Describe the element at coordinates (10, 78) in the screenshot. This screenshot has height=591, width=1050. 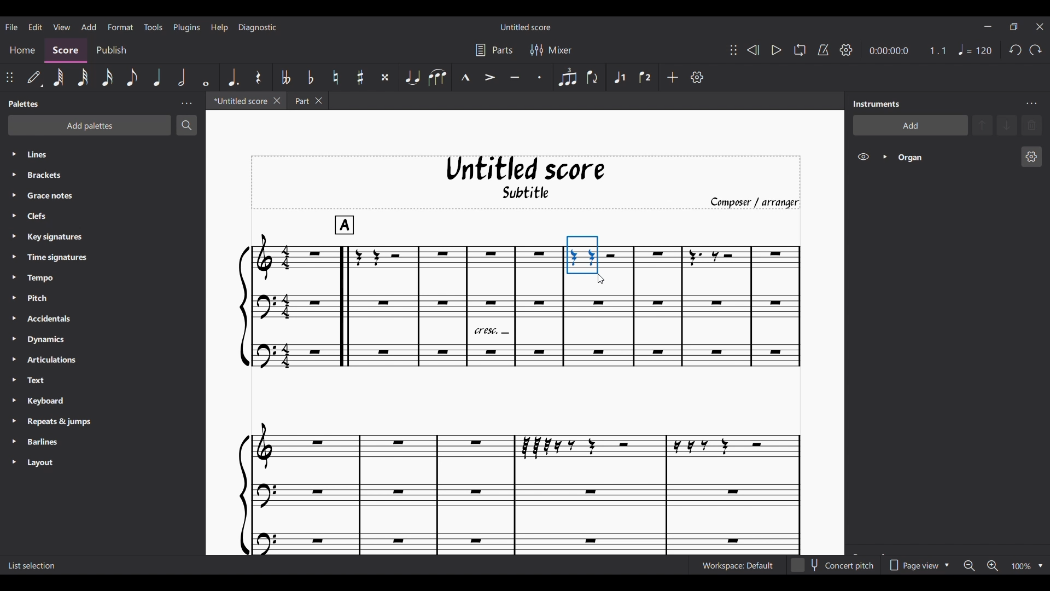
I see `Change position of toolbar attached` at that location.